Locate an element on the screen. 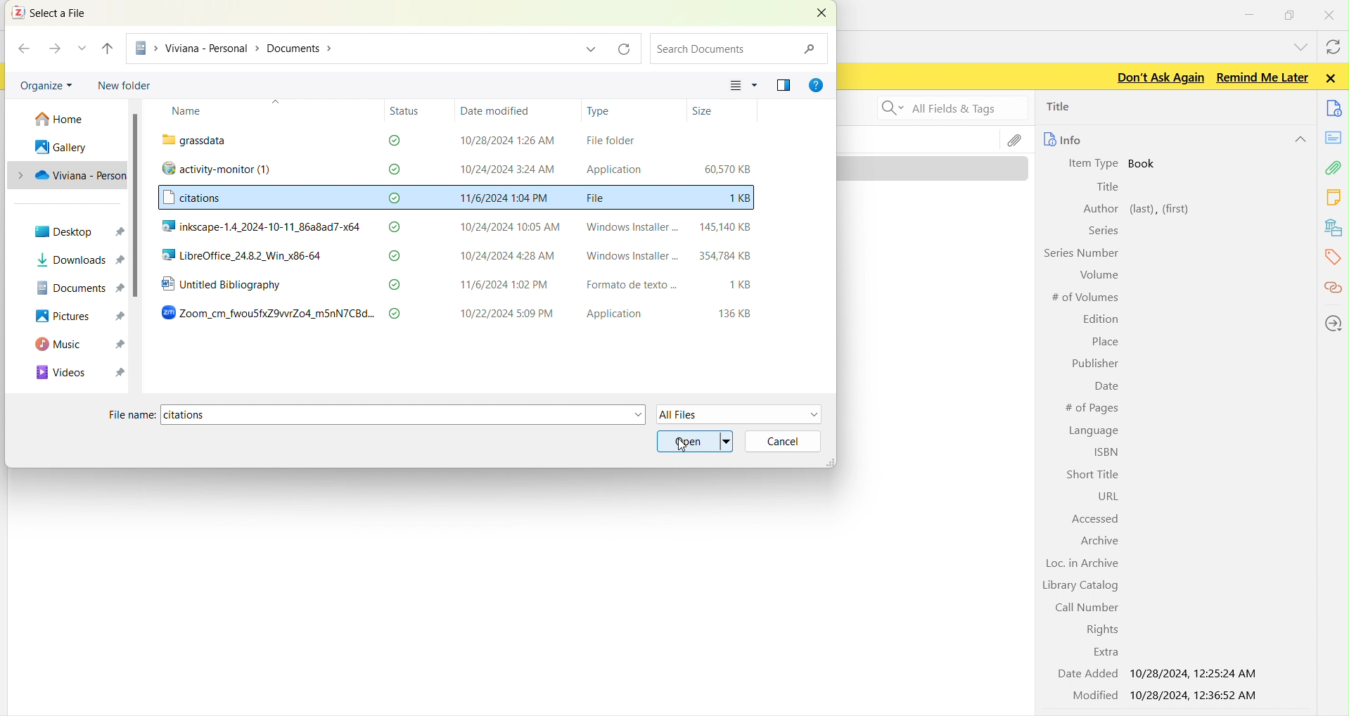 The width and height of the screenshot is (1349, 716). left, first is located at coordinates (1161, 208).